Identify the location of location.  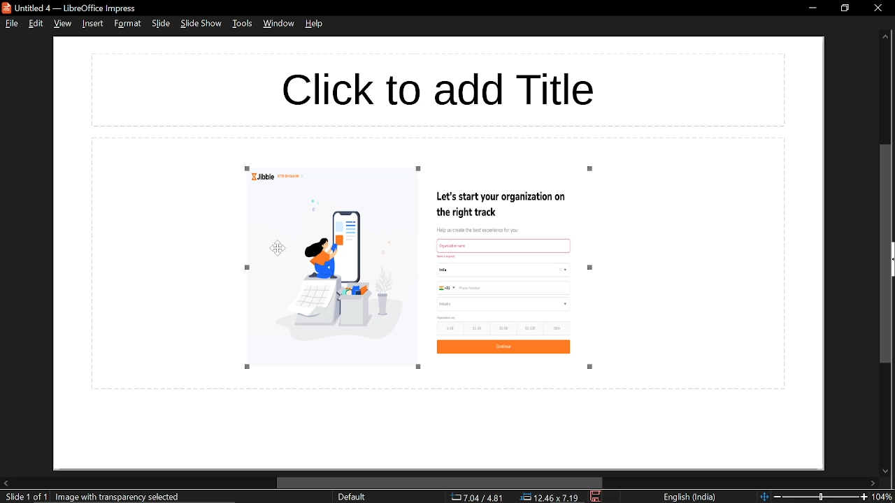
(552, 497).